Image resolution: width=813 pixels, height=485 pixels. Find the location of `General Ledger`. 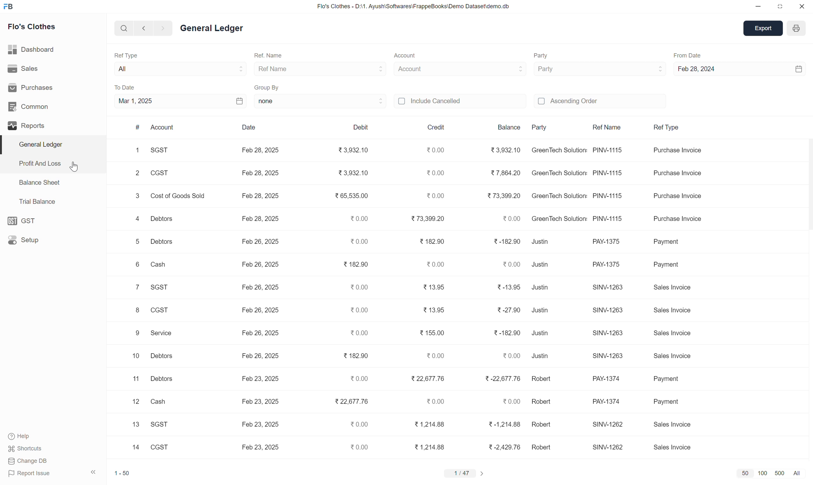

General Ledger is located at coordinates (47, 147).